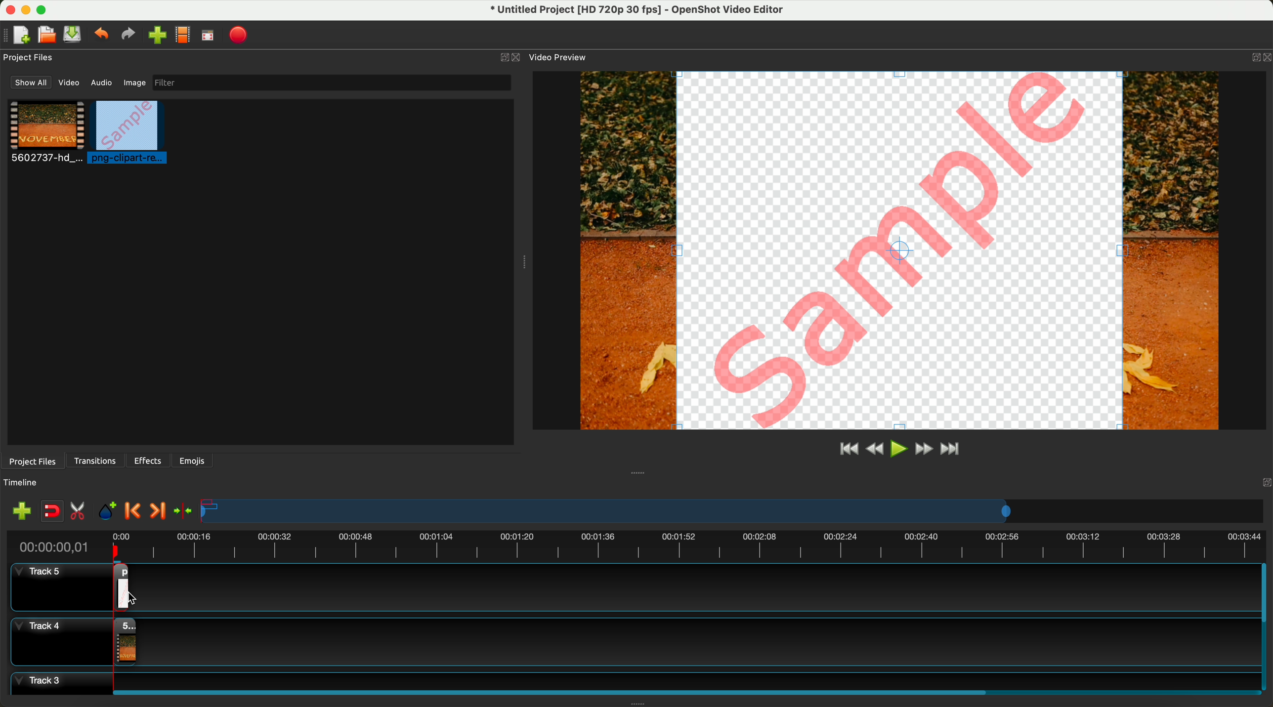 This screenshot has width=1273, height=707. Describe the element at coordinates (638, 704) in the screenshot. I see `Window Expanding` at that location.